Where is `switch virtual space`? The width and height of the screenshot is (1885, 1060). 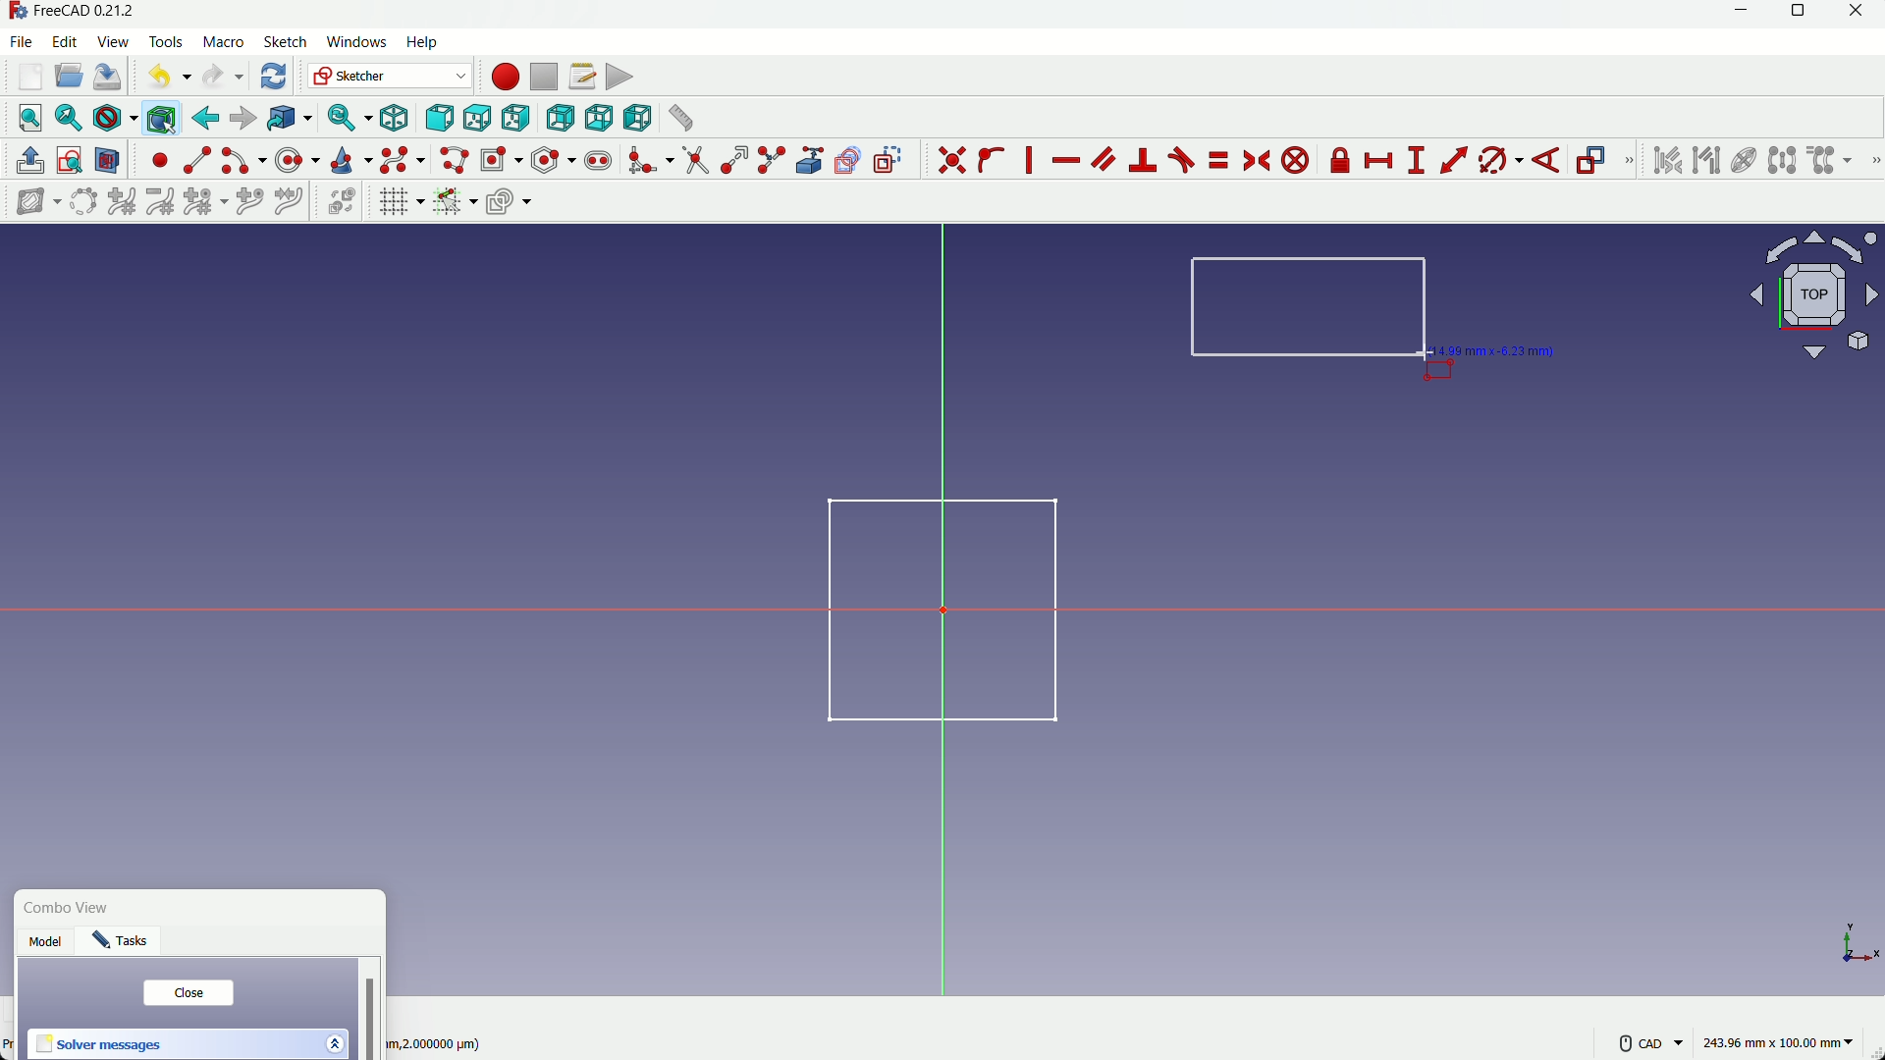 switch virtual space is located at coordinates (344, 202).